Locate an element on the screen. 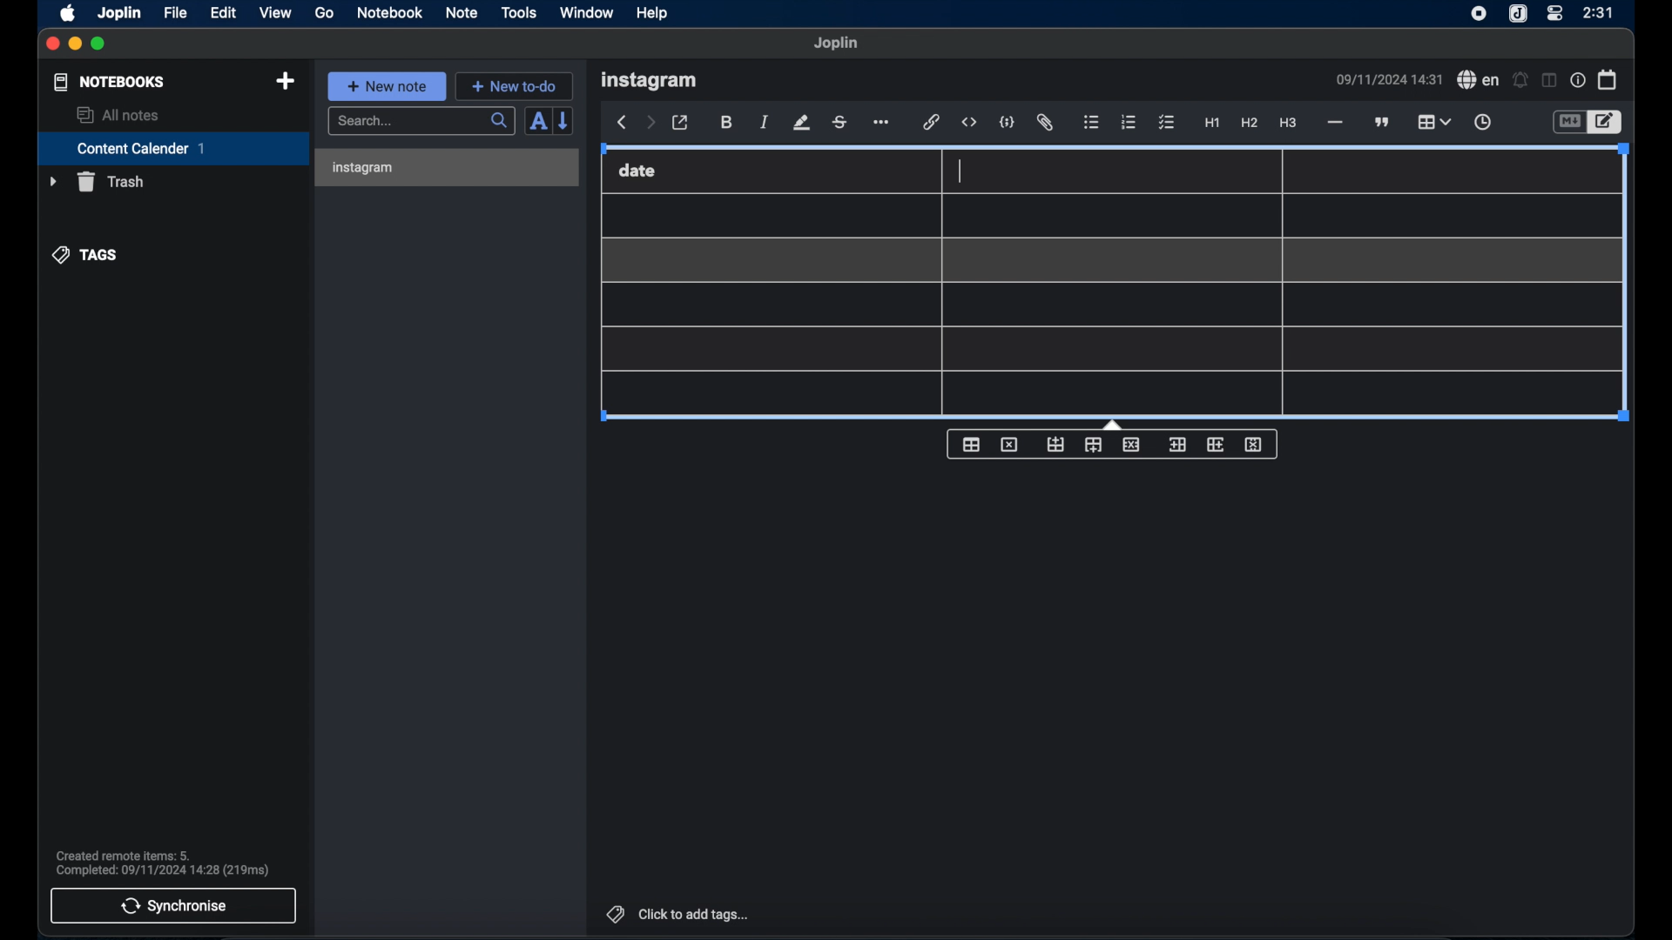  text cursor is located at coordinates (961, 171).